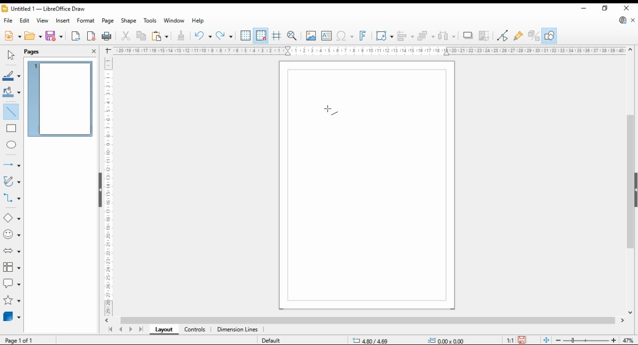  Describe the element at coordinates (63, 20) in the screenshot. I see `insert` at that location.